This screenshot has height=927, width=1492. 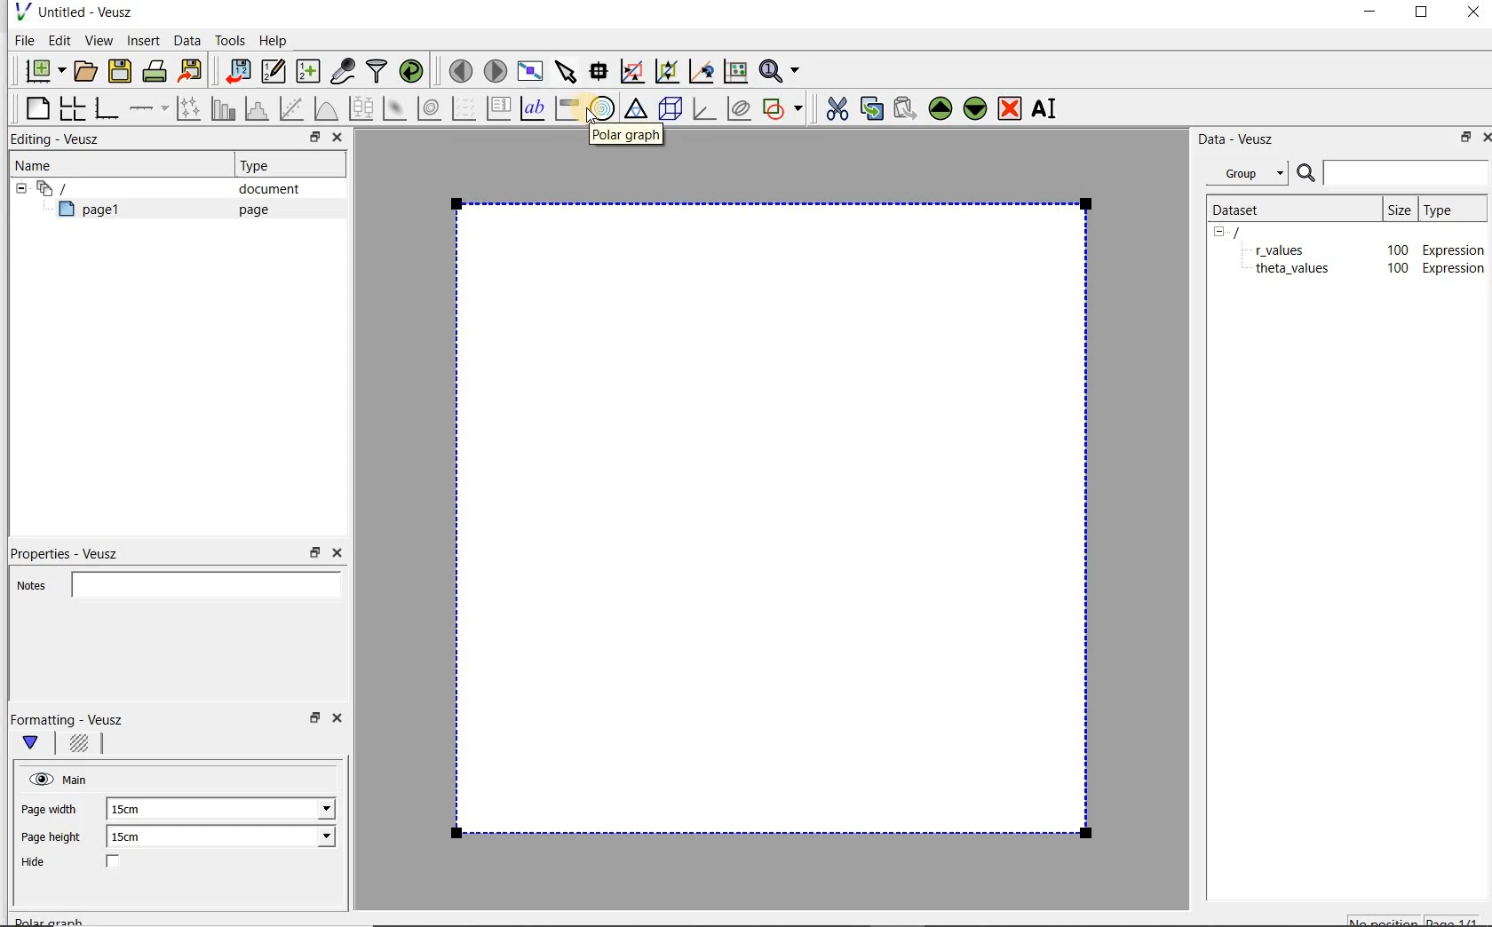 What do you see at coordinates (873, 107) in the screenshot?
I see `copy the selected widget` at bounding box center [873, 107].